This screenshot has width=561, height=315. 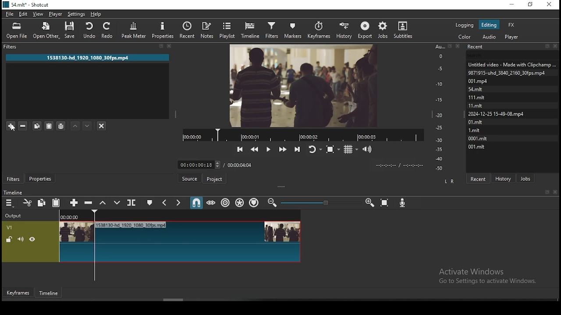 What do you see at coordinates (18, 293) in the screenshot?
I see `keyframe` at bounding box center [18, 293].